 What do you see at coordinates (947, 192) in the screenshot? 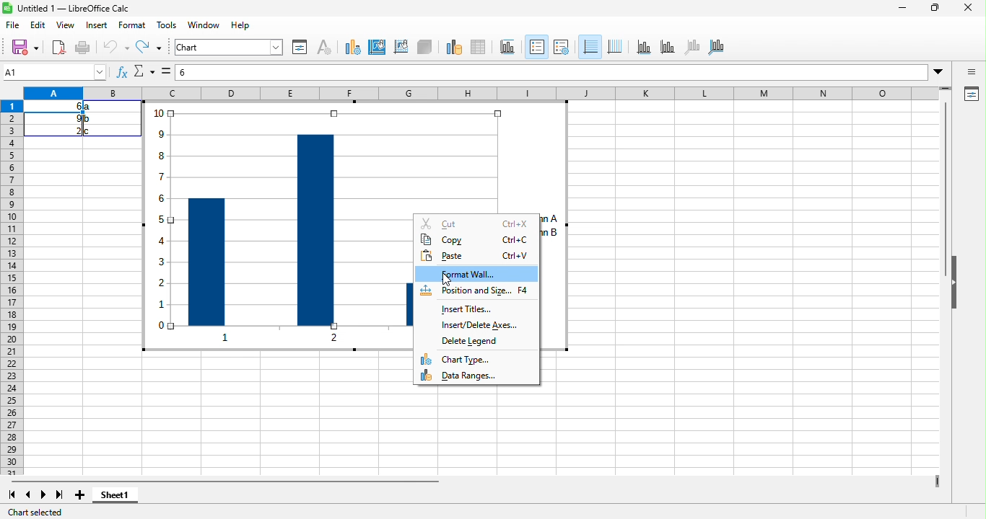
I see `vertical scroll bar` at bounding box center [947, 192].